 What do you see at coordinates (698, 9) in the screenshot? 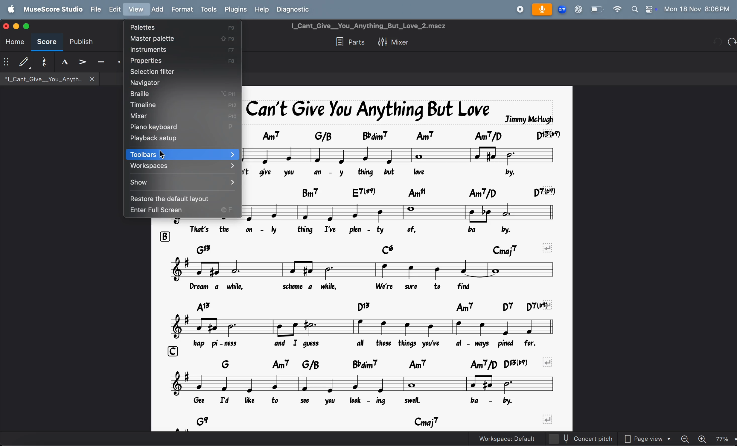
I see `date and  time` at bounding box center [698, 9].